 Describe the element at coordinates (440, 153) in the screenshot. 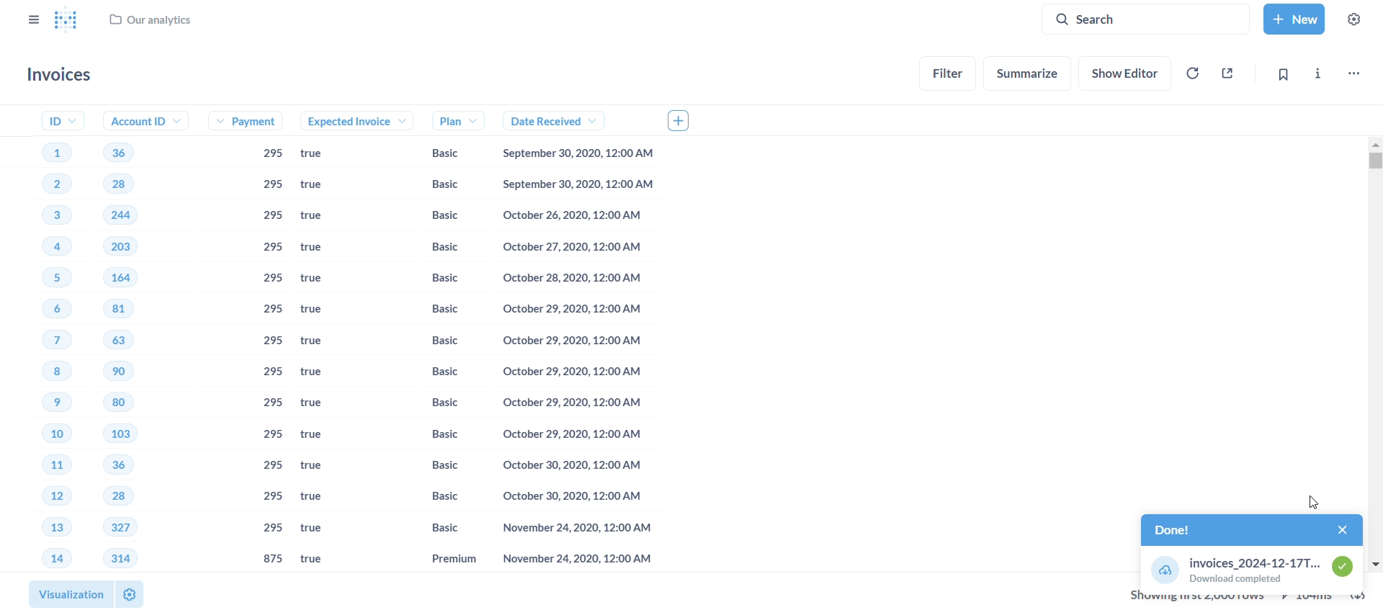

I see `Basic` at that location.